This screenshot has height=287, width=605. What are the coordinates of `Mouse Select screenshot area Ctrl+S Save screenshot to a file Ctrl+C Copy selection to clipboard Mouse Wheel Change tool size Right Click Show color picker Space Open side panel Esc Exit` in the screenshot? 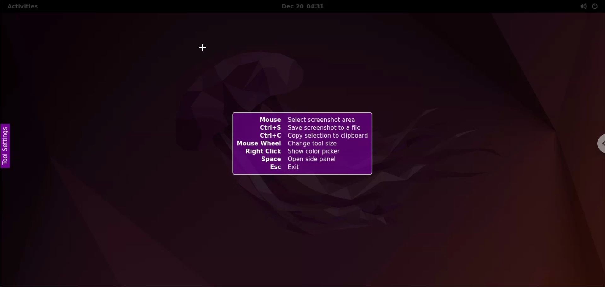 It's located at (303, 144).